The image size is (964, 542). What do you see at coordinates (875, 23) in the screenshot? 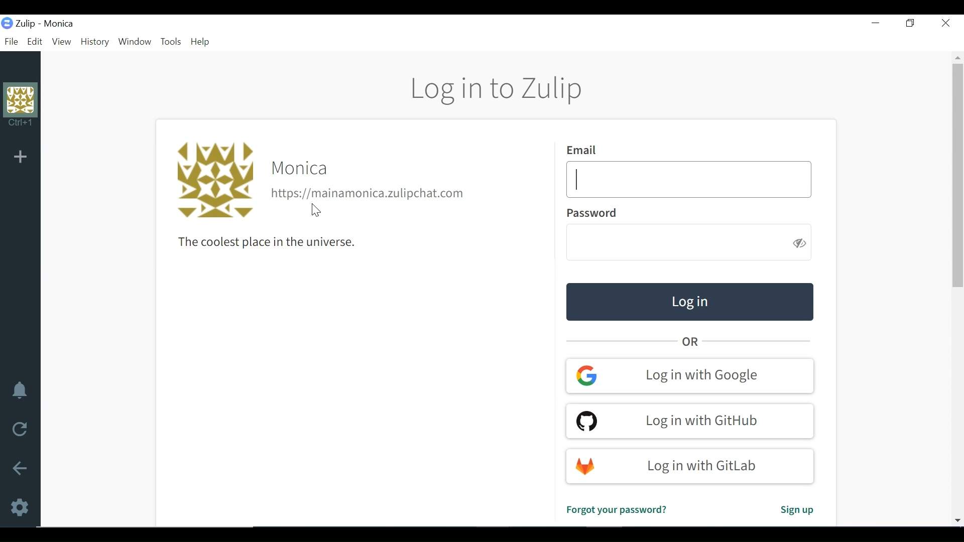
I see `minimize` at bounding box center [875, 23].